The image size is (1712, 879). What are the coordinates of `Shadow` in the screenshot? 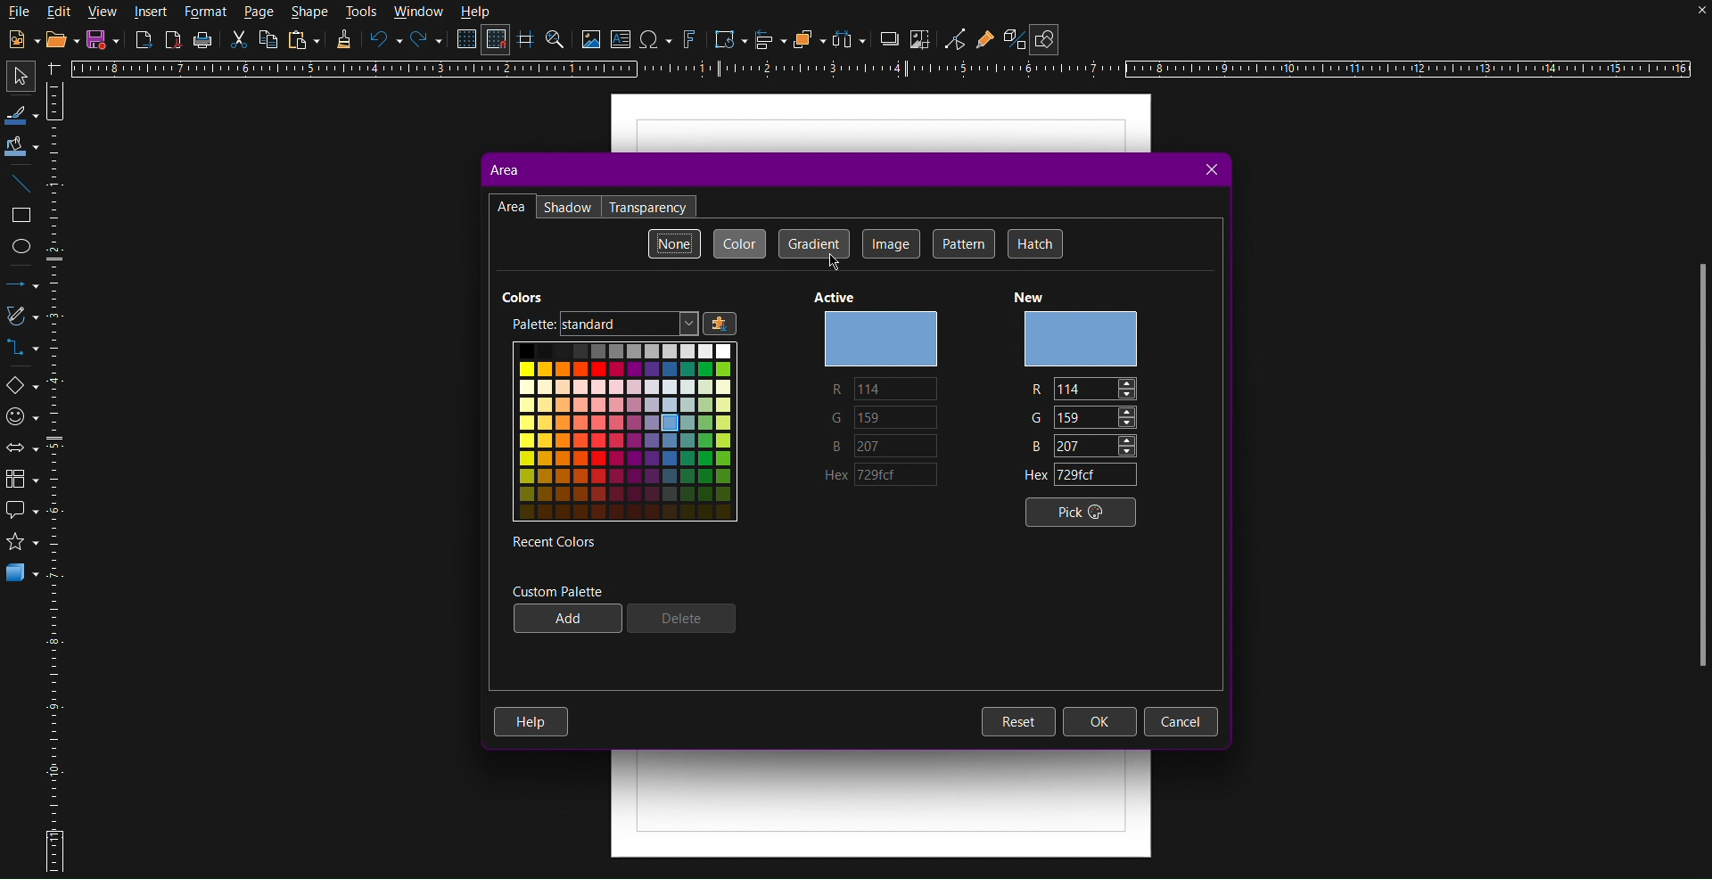 It's located at (568, 206).